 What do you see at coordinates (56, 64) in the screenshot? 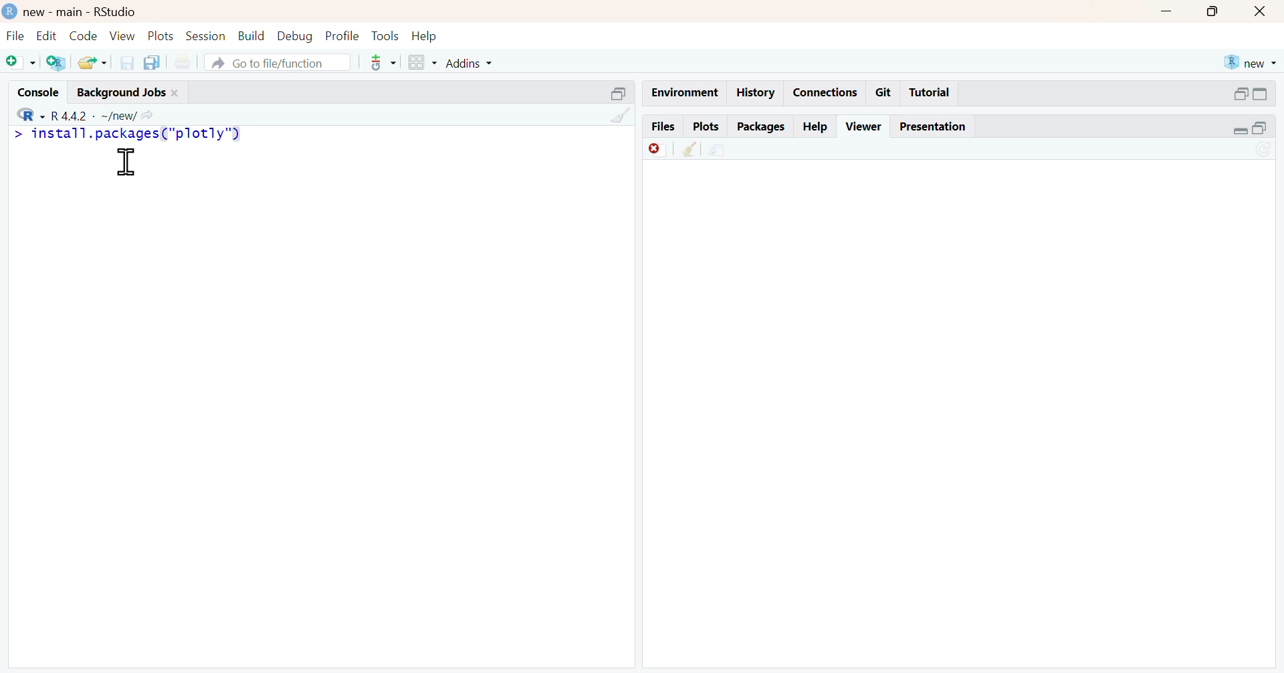
I see `create a project` at bounding box center [56, 64].